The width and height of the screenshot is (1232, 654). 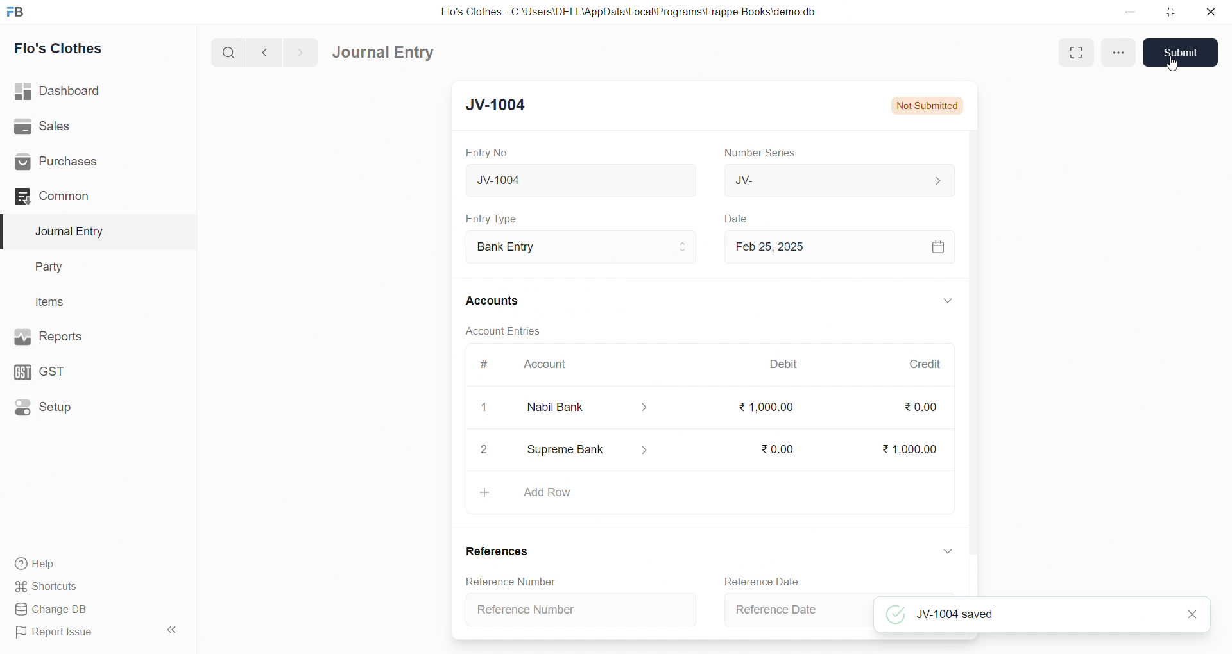 What do you see at coordinates (767, 407) in the screenshot?
I see `₹ 1000.00` at bounding box center [767, 407].